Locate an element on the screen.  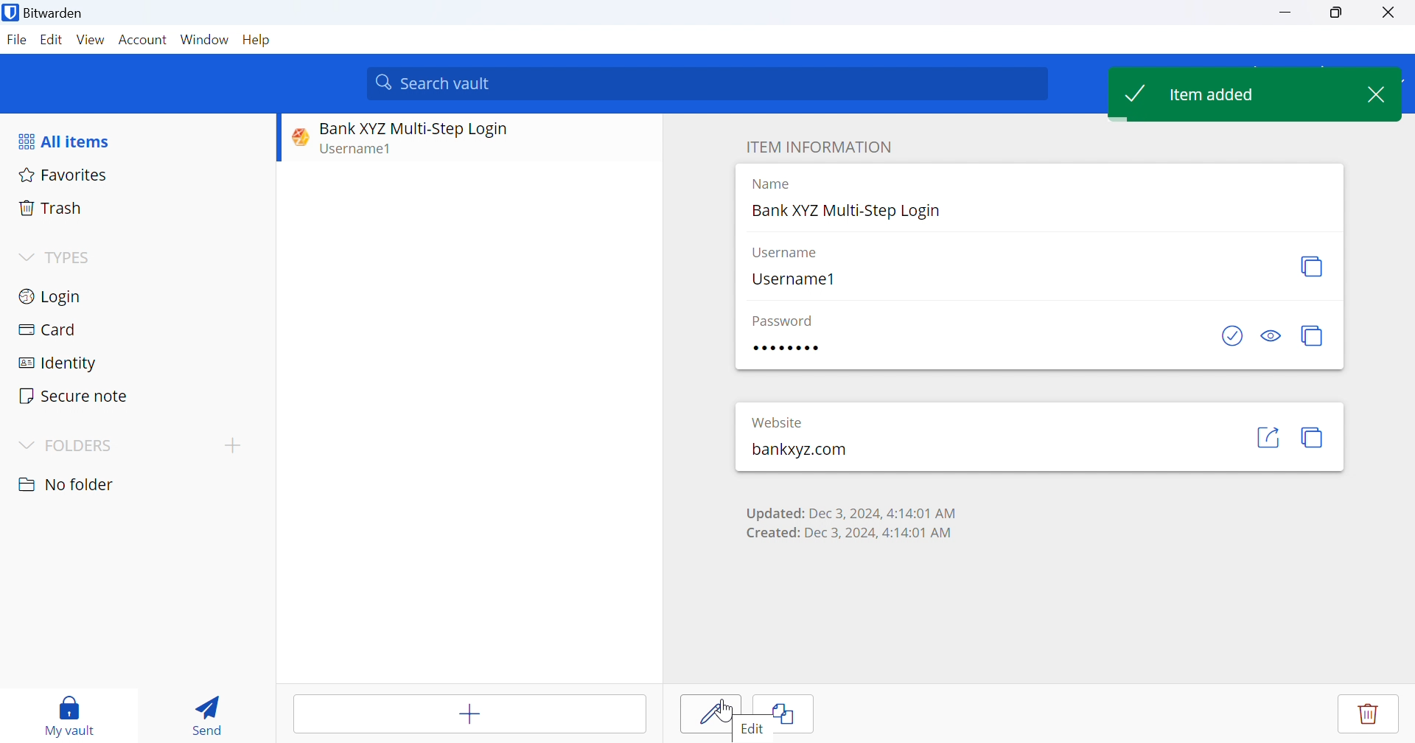
Window is located at coordinates (204, 39).